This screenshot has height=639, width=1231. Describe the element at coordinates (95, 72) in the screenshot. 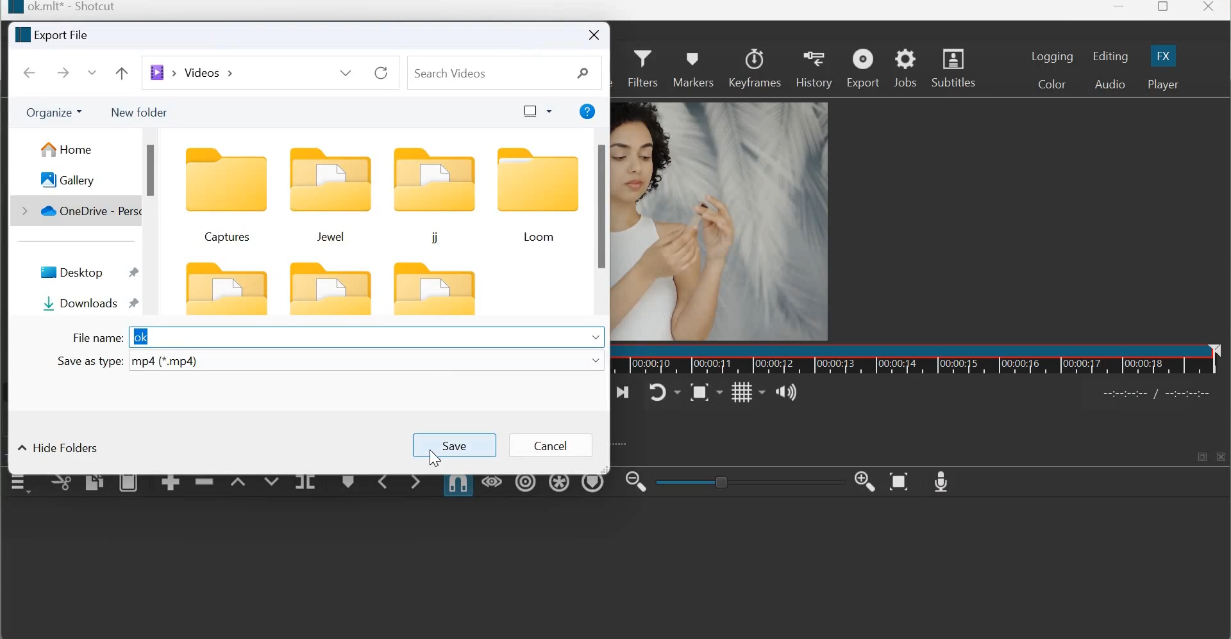

I see `recent locations` at that location.